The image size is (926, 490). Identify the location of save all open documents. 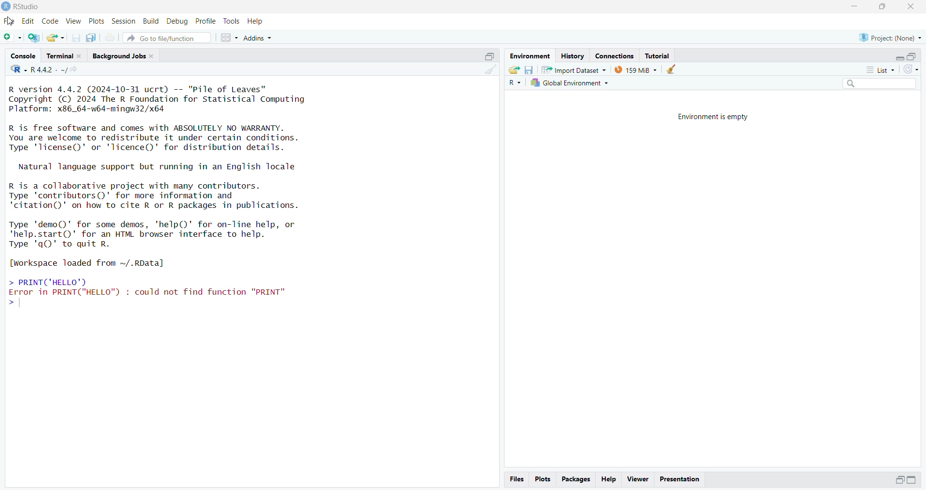
(92, 38).